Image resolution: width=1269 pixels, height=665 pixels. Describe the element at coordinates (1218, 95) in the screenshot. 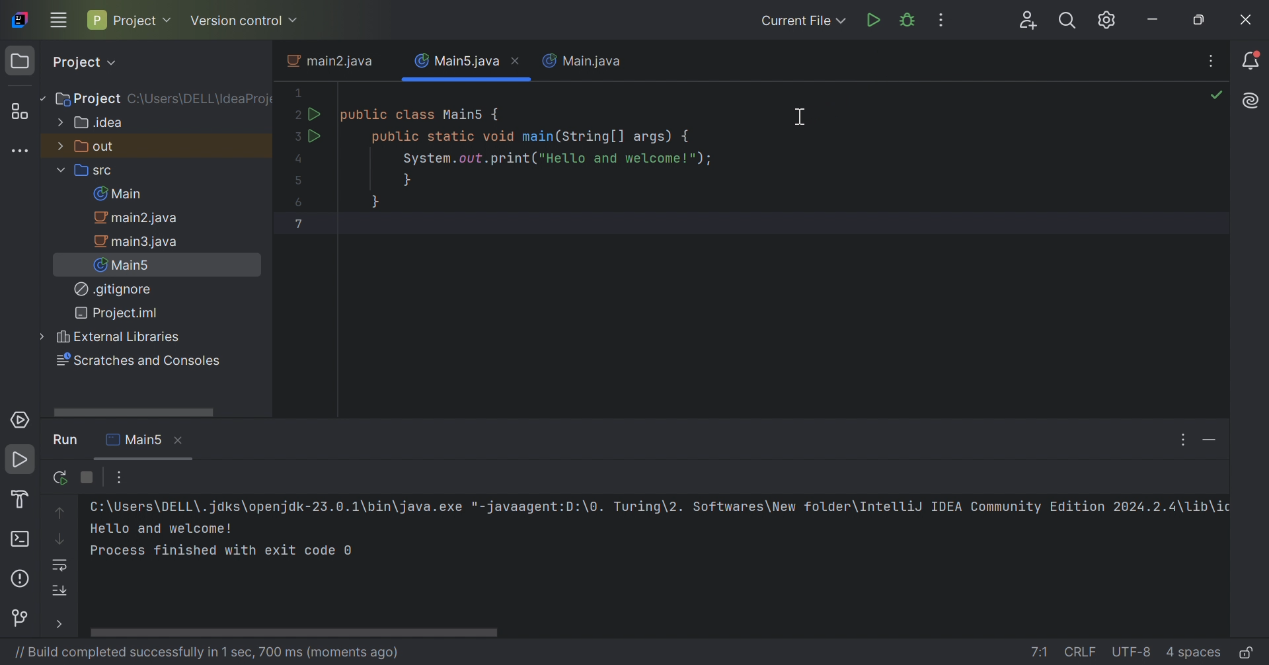

I see `No problems` at that location.